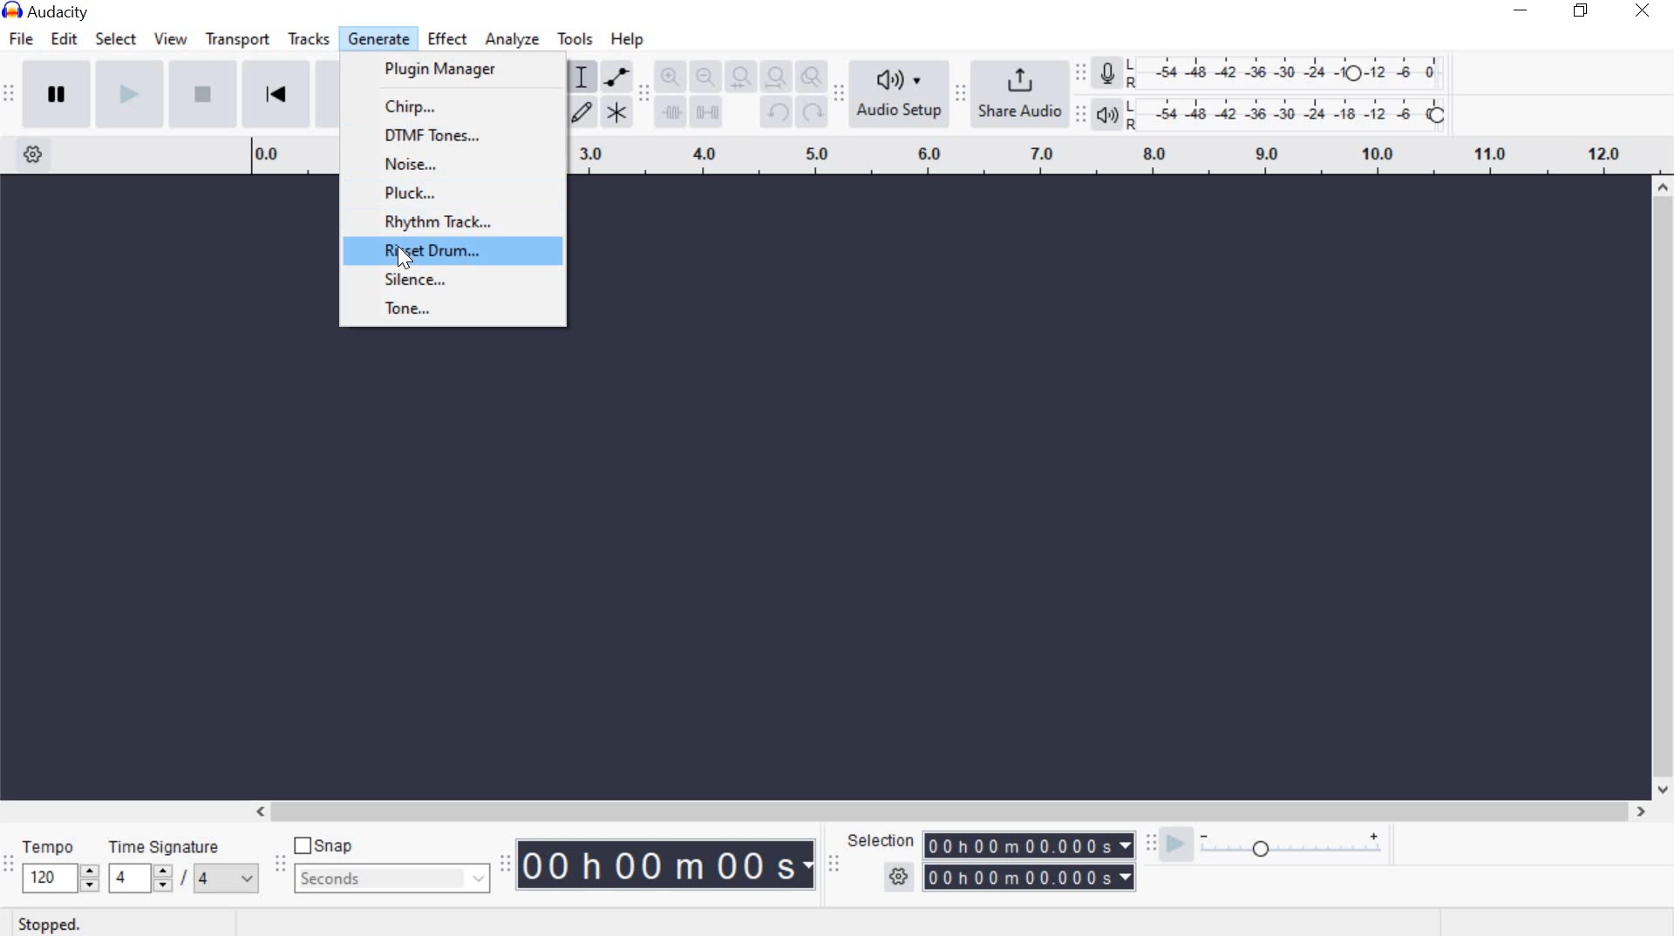 Image resolution: width=1674 pixels, height=936 pixels. I want to click on undo, so click(776, 113).